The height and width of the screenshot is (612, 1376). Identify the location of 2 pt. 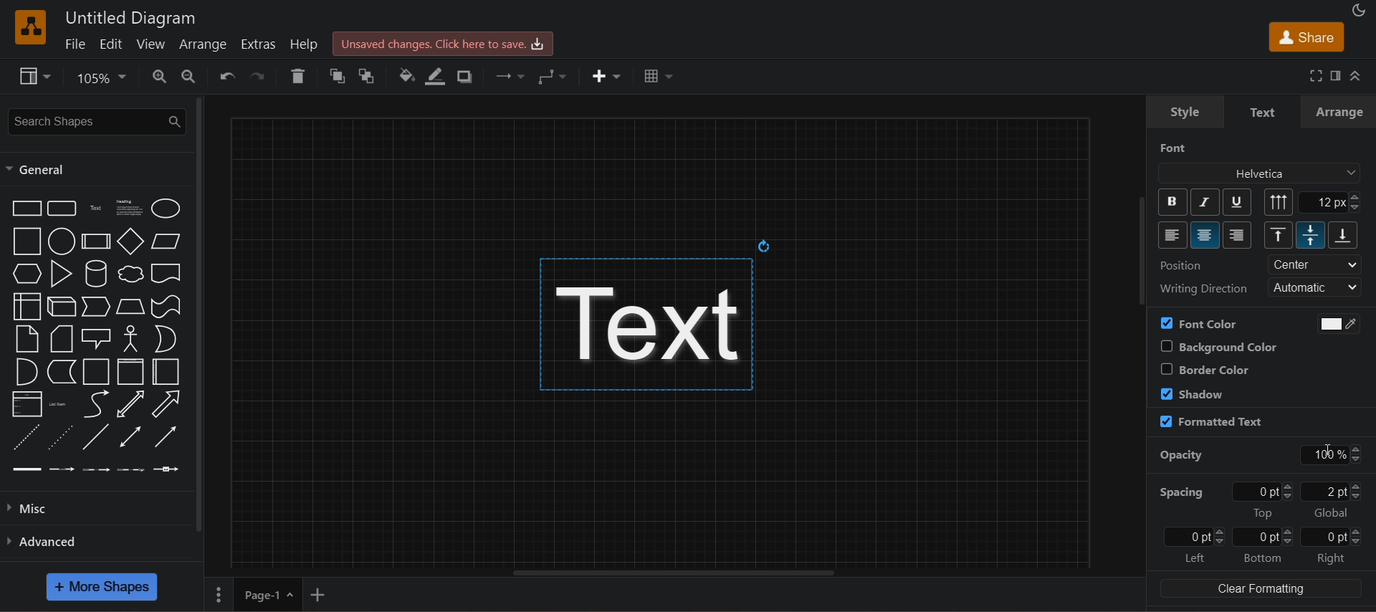
(1332, 491).